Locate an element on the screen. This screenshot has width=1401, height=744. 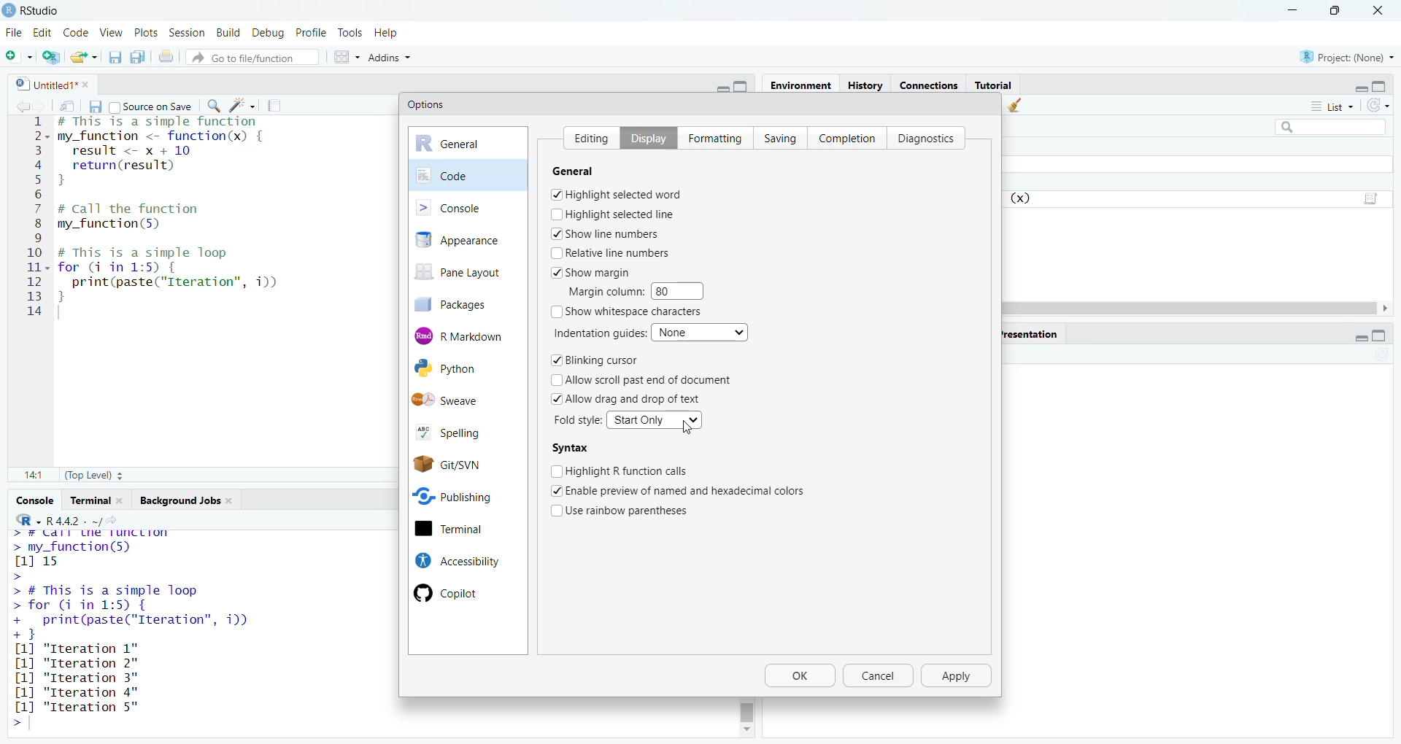
File is located at coordinates (14, 32).